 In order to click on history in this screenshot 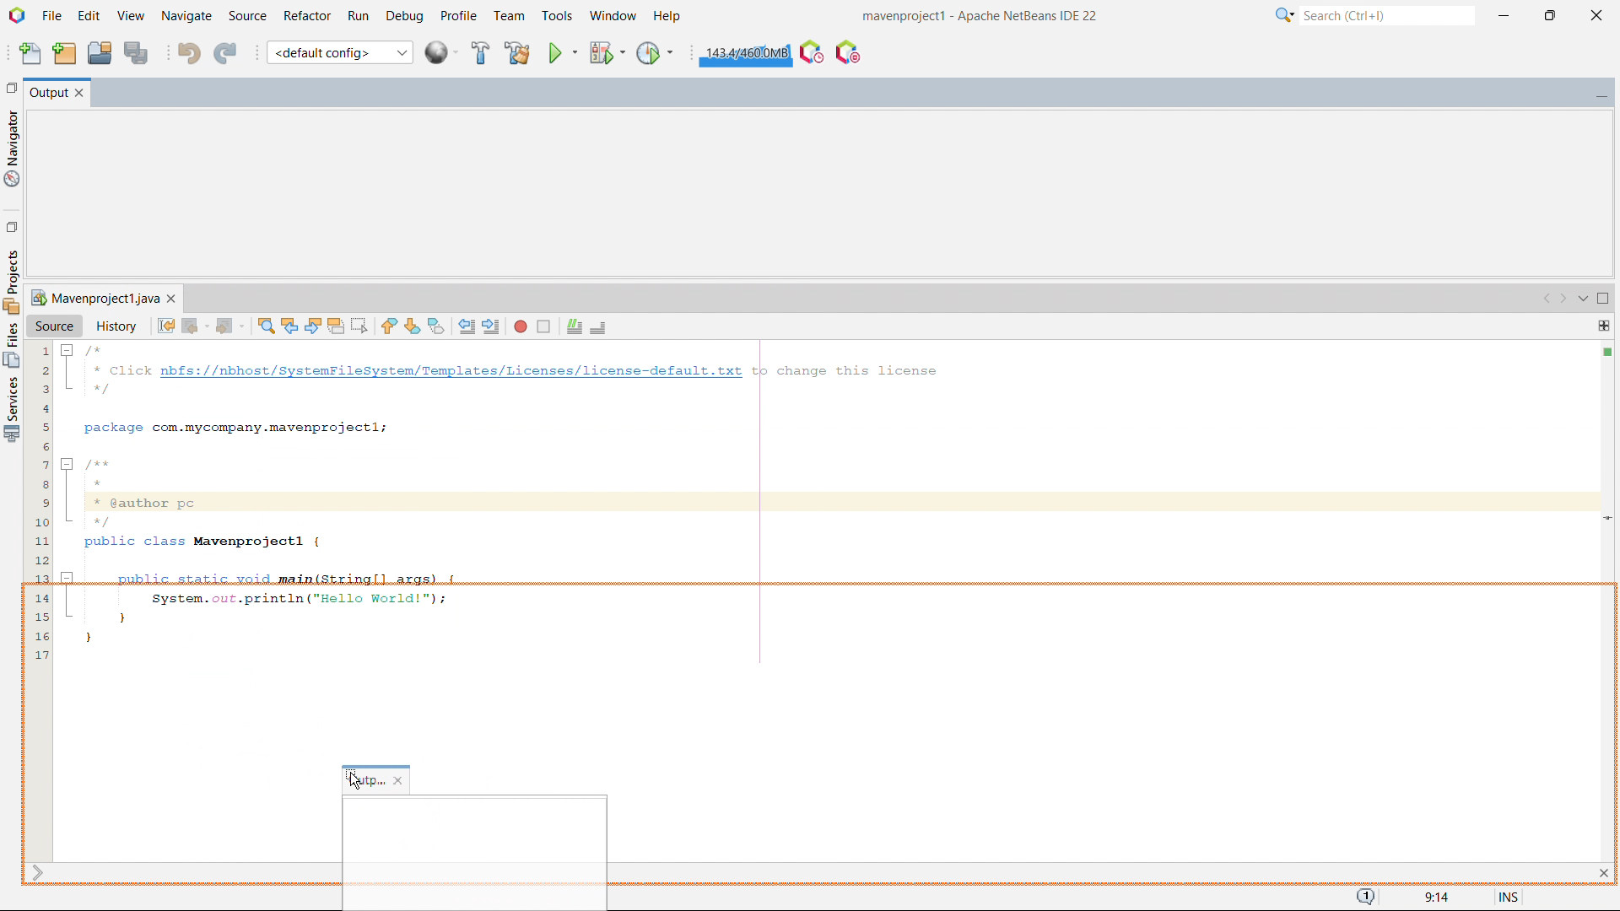, I will do `click(116, 326)`.